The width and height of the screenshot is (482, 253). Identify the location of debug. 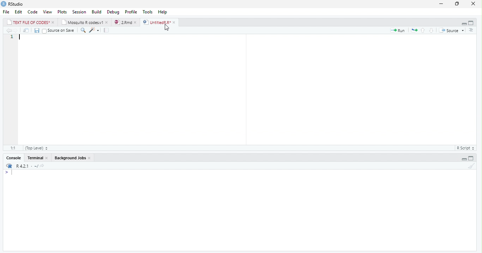
(113, 12).